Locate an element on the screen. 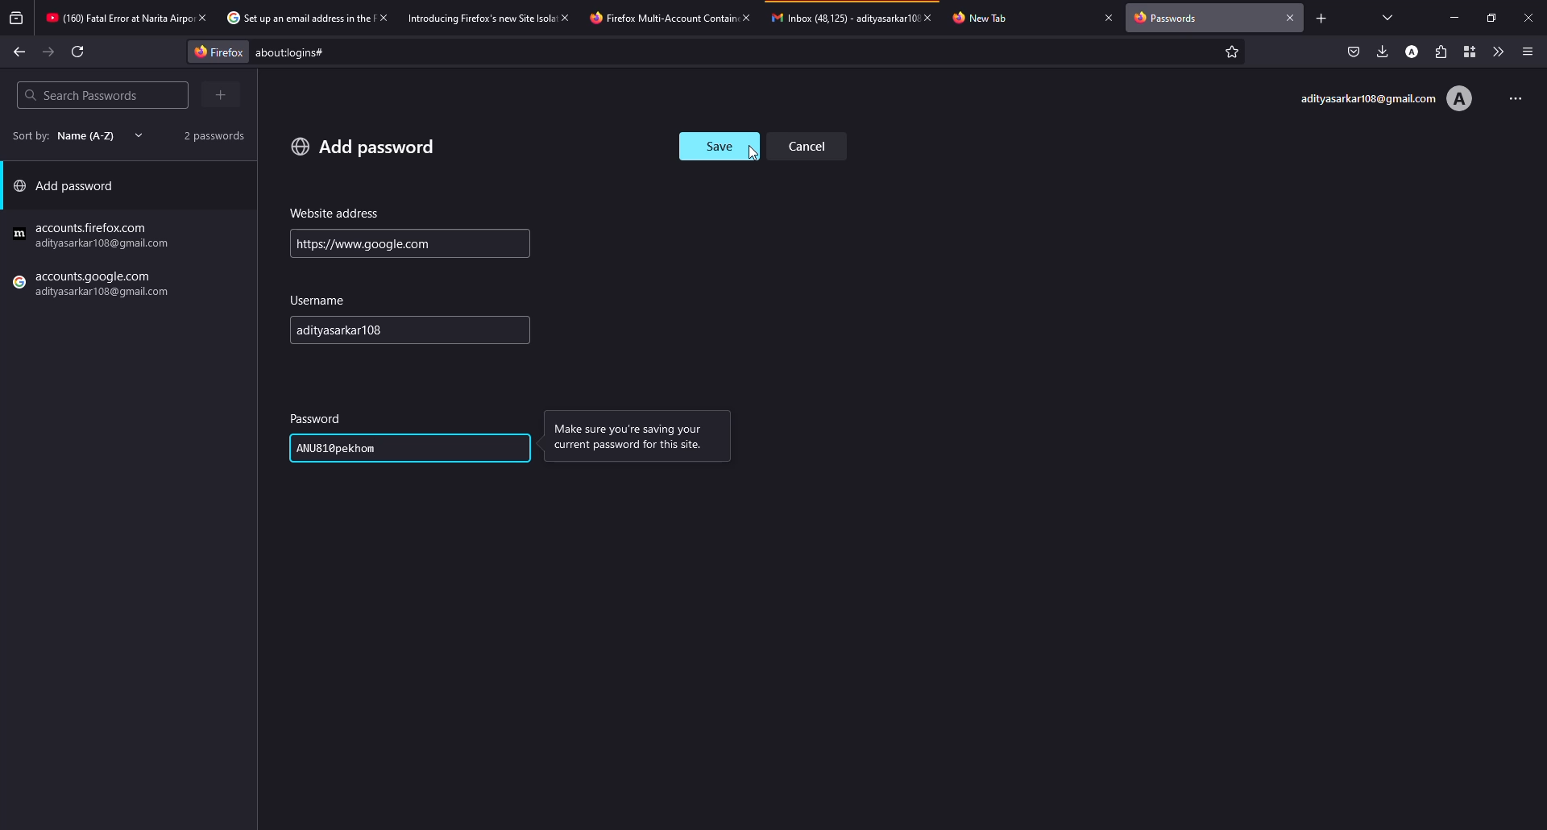  downloads is located at coordinates (1383, 51).